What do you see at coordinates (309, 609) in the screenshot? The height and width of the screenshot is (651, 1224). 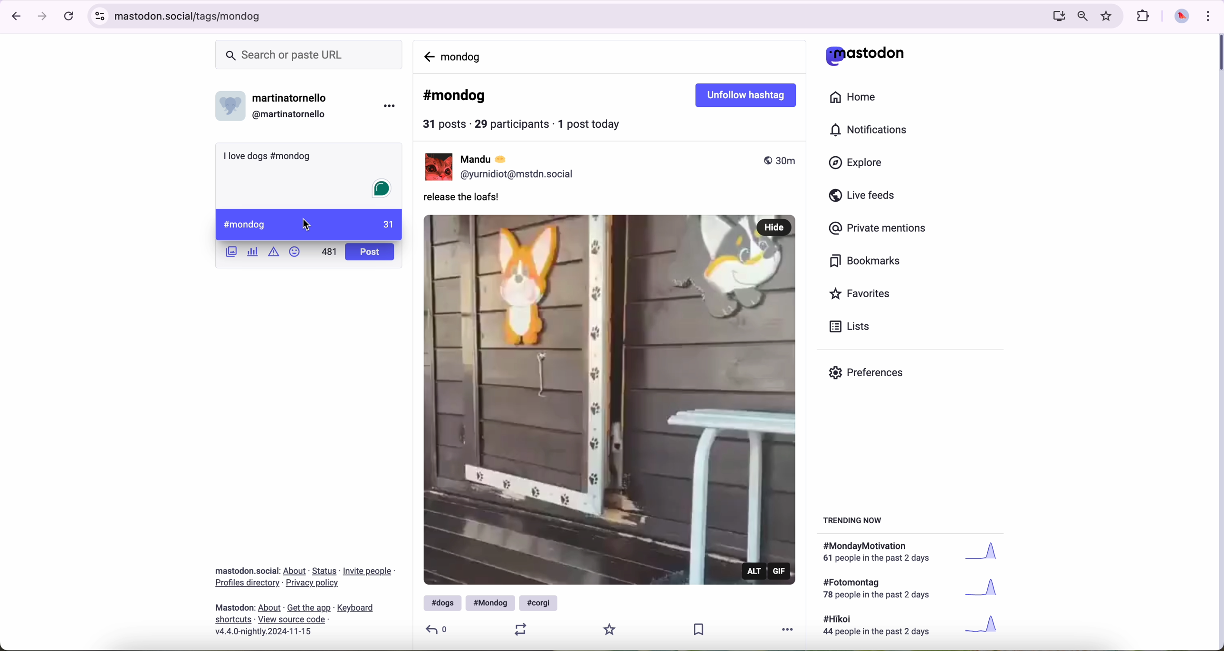 I see `link` at bounding box center [309, 609].